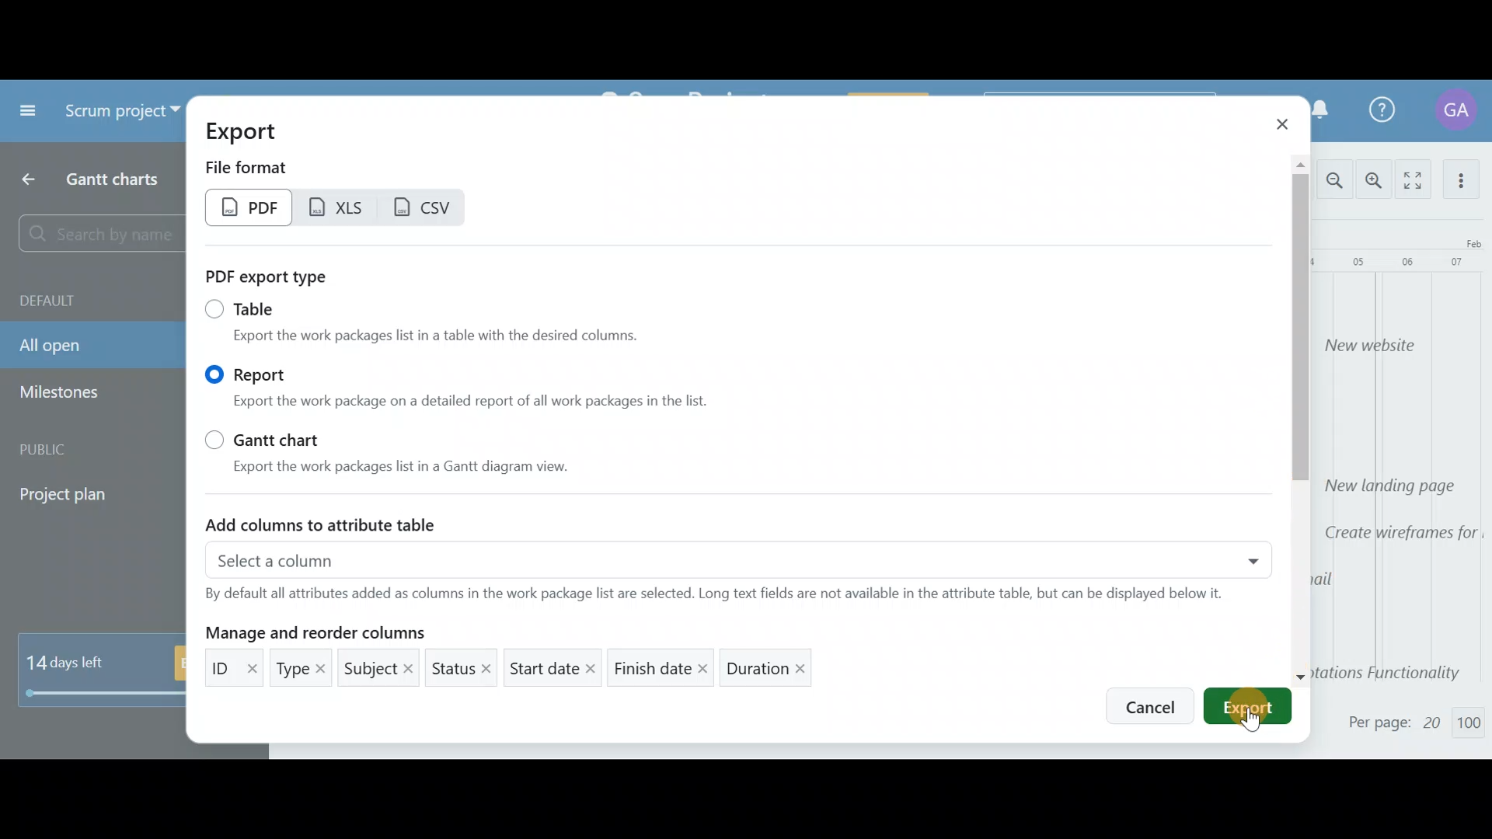  Describe the element at coordinates (551, 669) in the screenshot. I see `Start date` at that location.